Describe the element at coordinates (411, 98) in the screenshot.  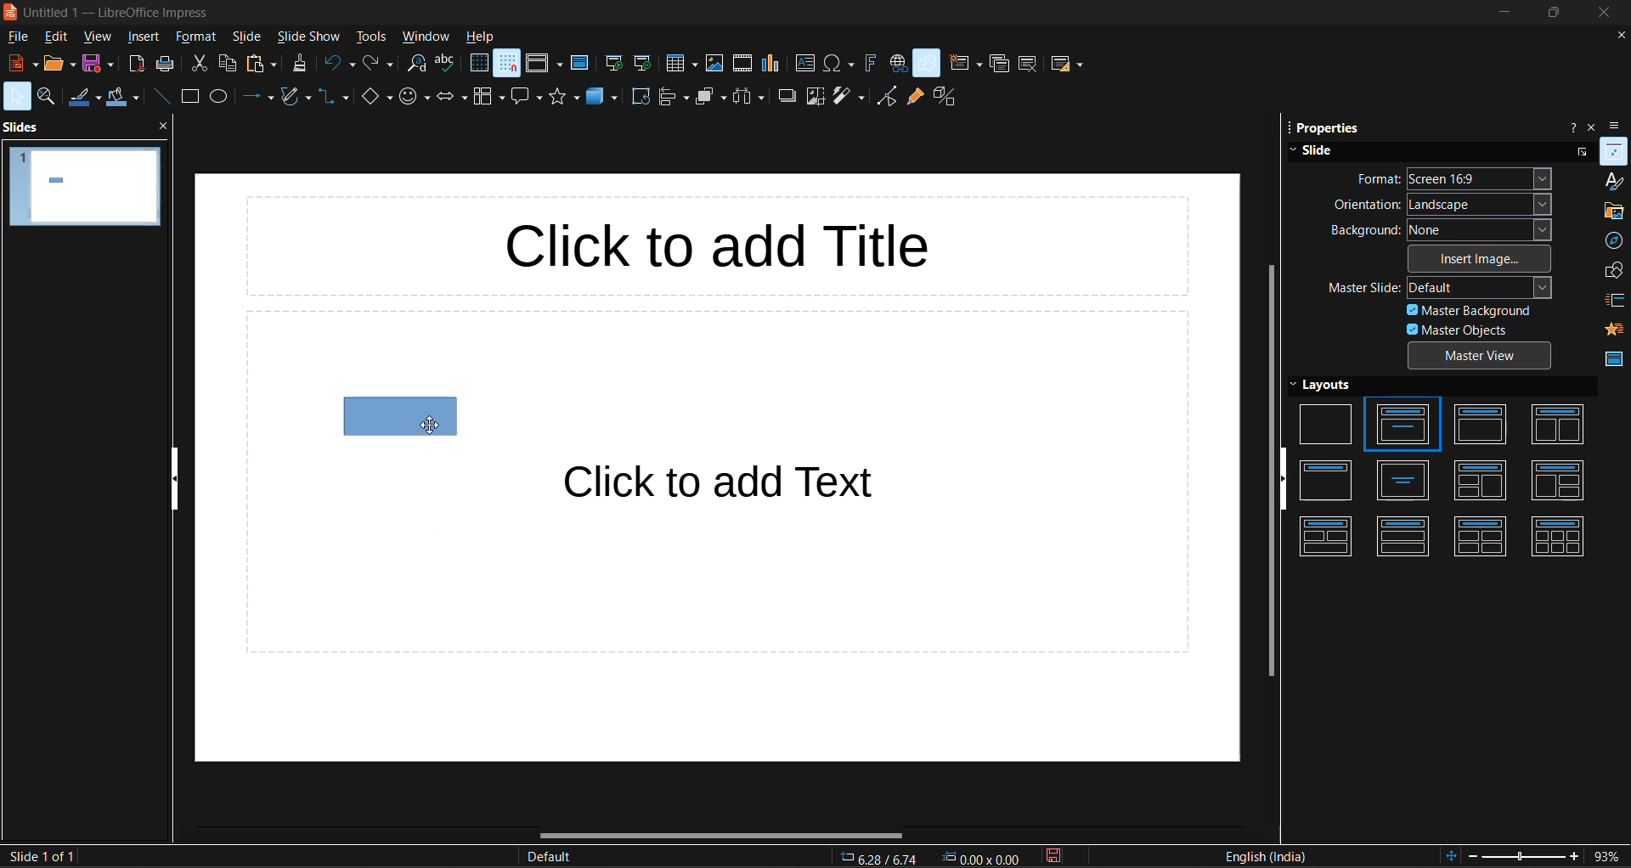
I see `symbol shapes` at that location.